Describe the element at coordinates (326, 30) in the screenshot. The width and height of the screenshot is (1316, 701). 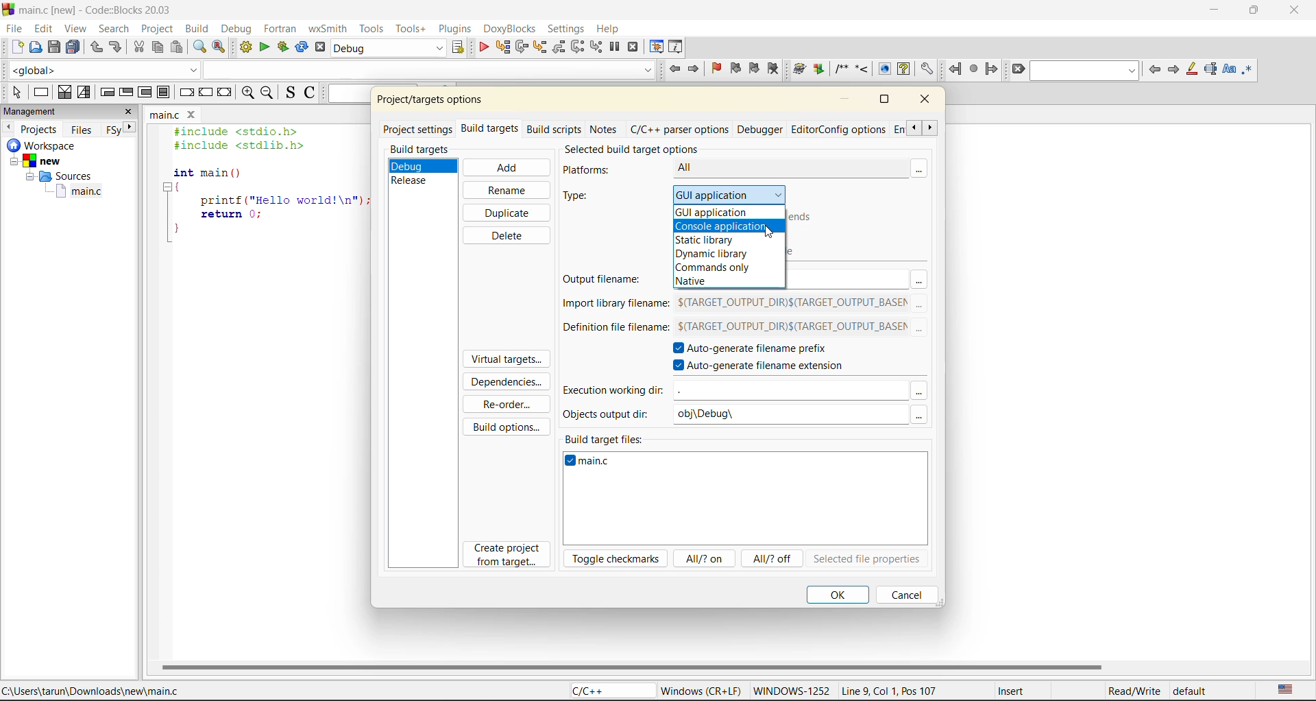
I see `wxsmith` at that location.